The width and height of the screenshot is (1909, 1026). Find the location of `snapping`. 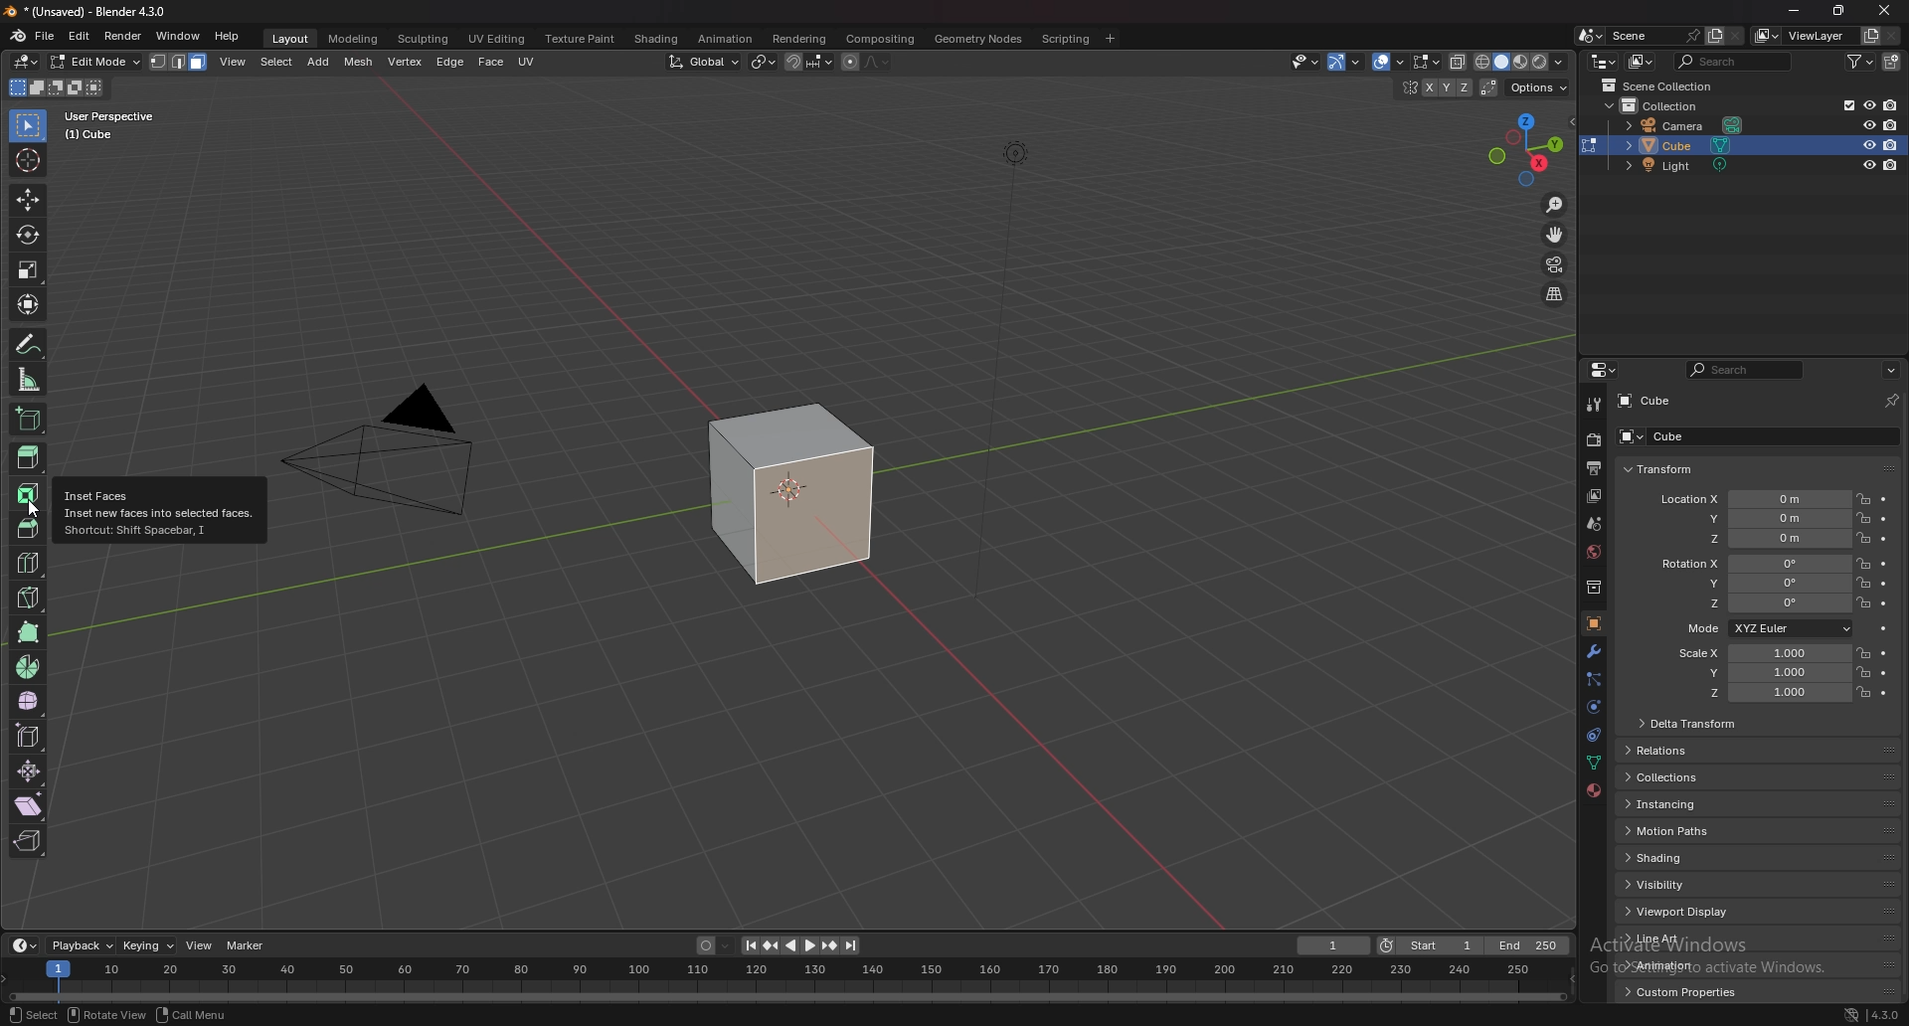

snapping is located at coordinates (808, 63).